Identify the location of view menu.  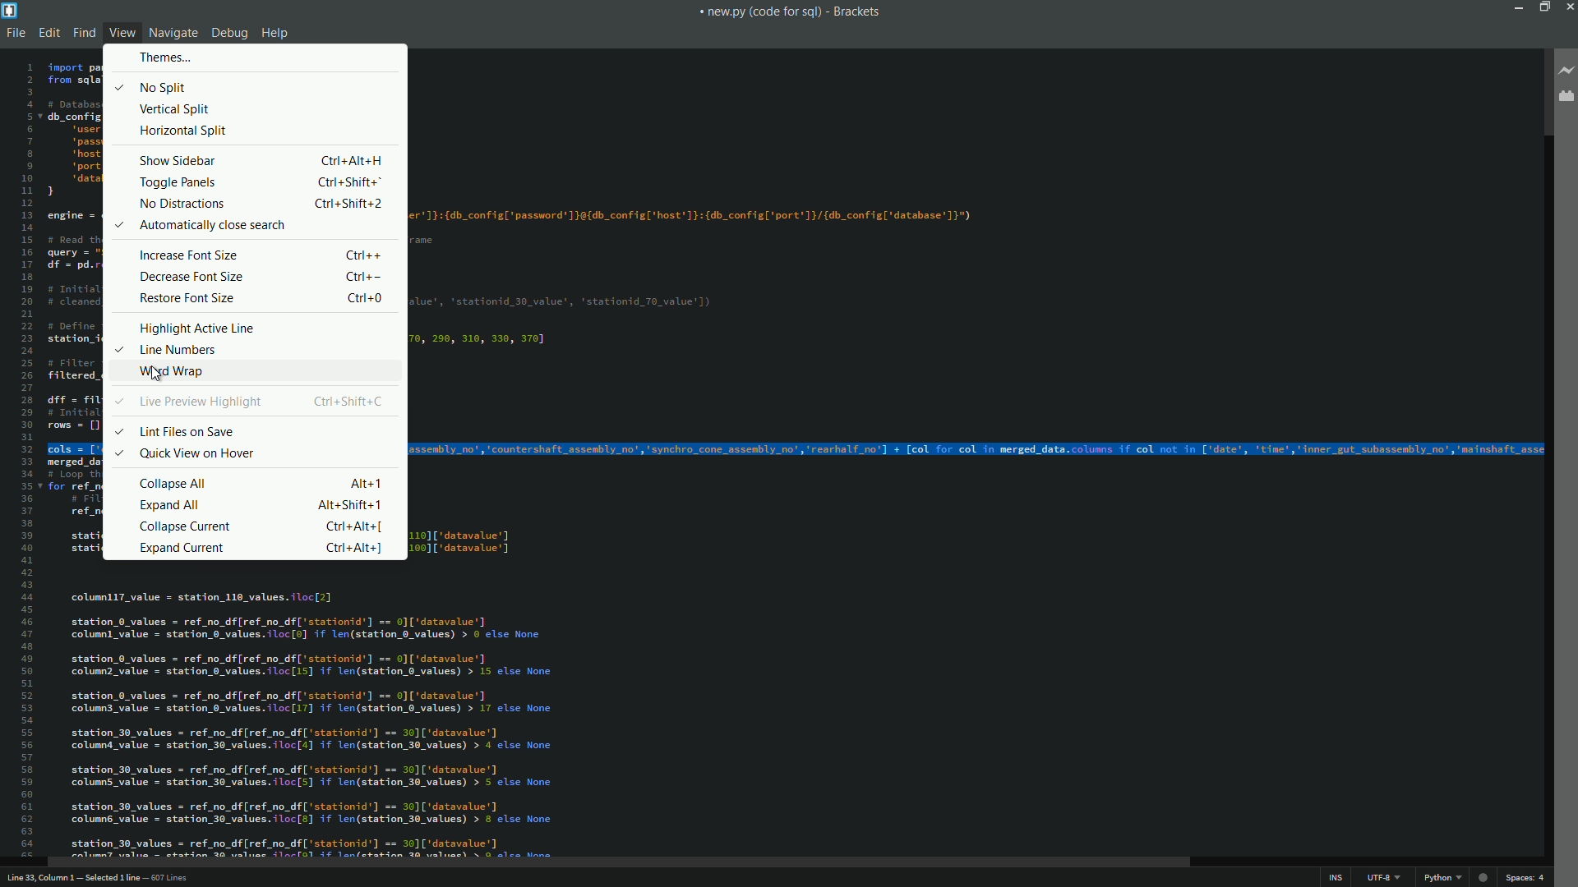
(122, 32).